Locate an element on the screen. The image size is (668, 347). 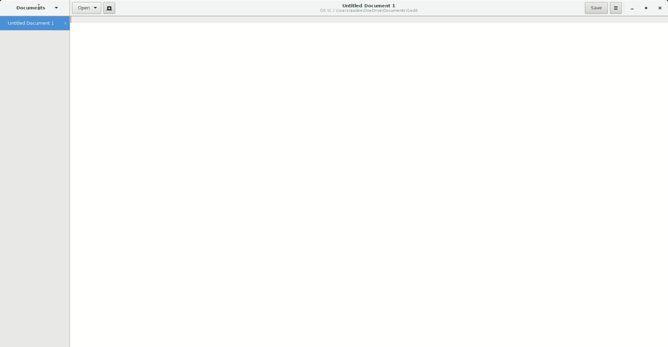
Documents is located at coordinates (37, 8).